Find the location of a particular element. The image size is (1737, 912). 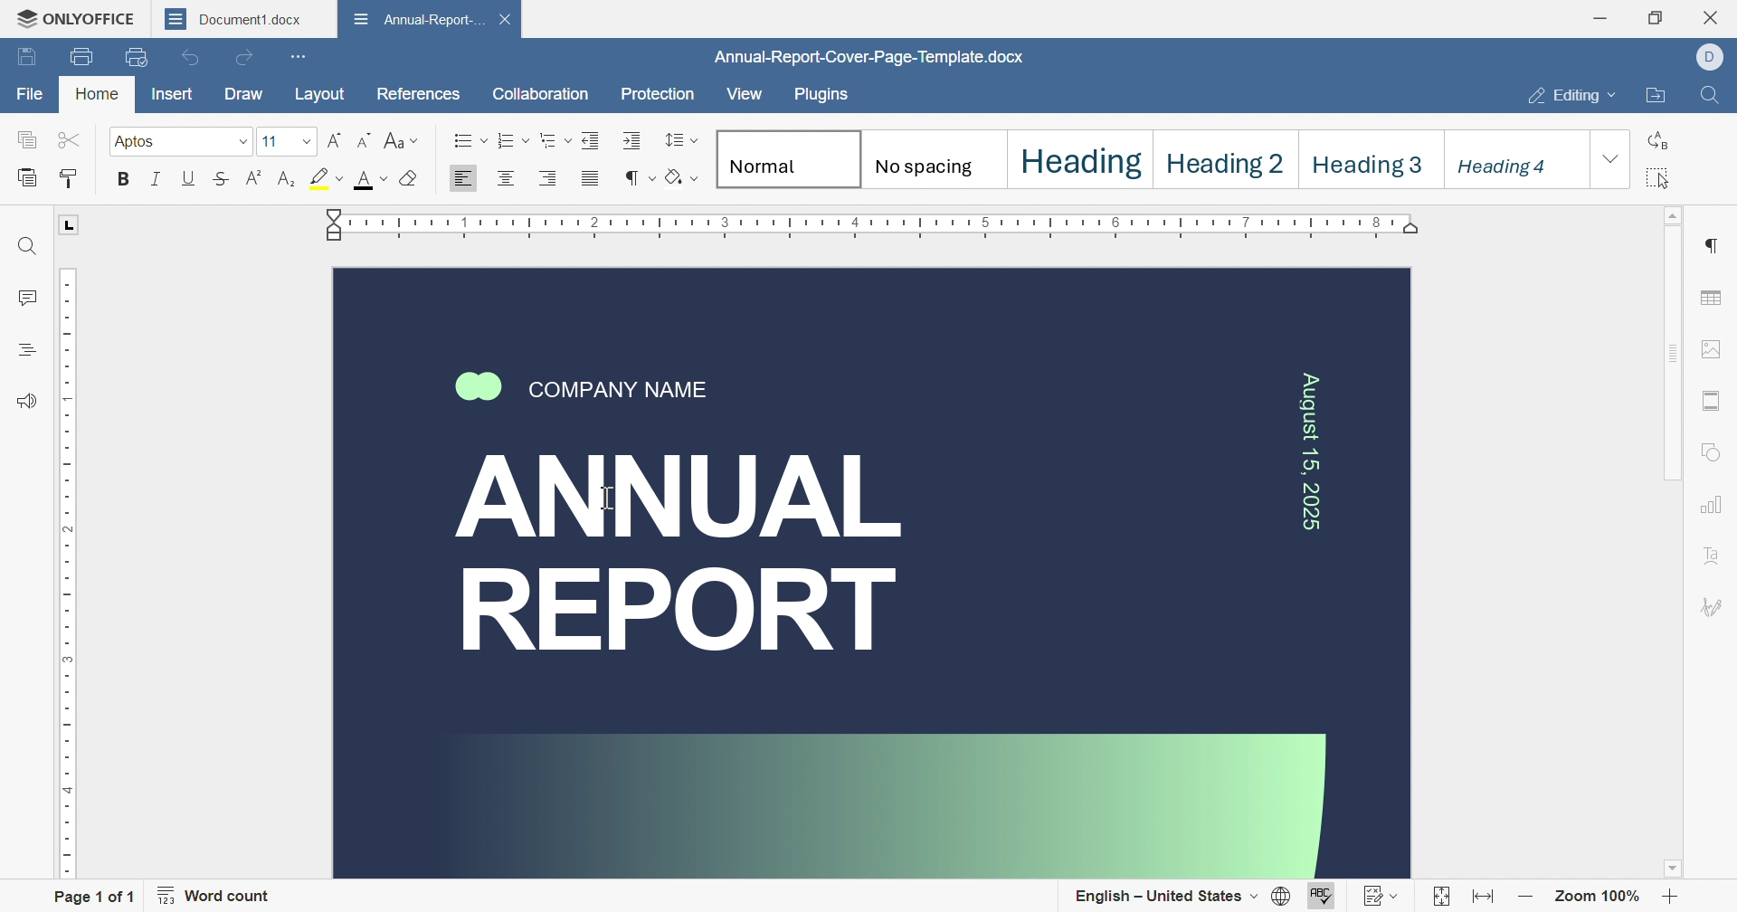

draw is located at coordinates (244, 94).